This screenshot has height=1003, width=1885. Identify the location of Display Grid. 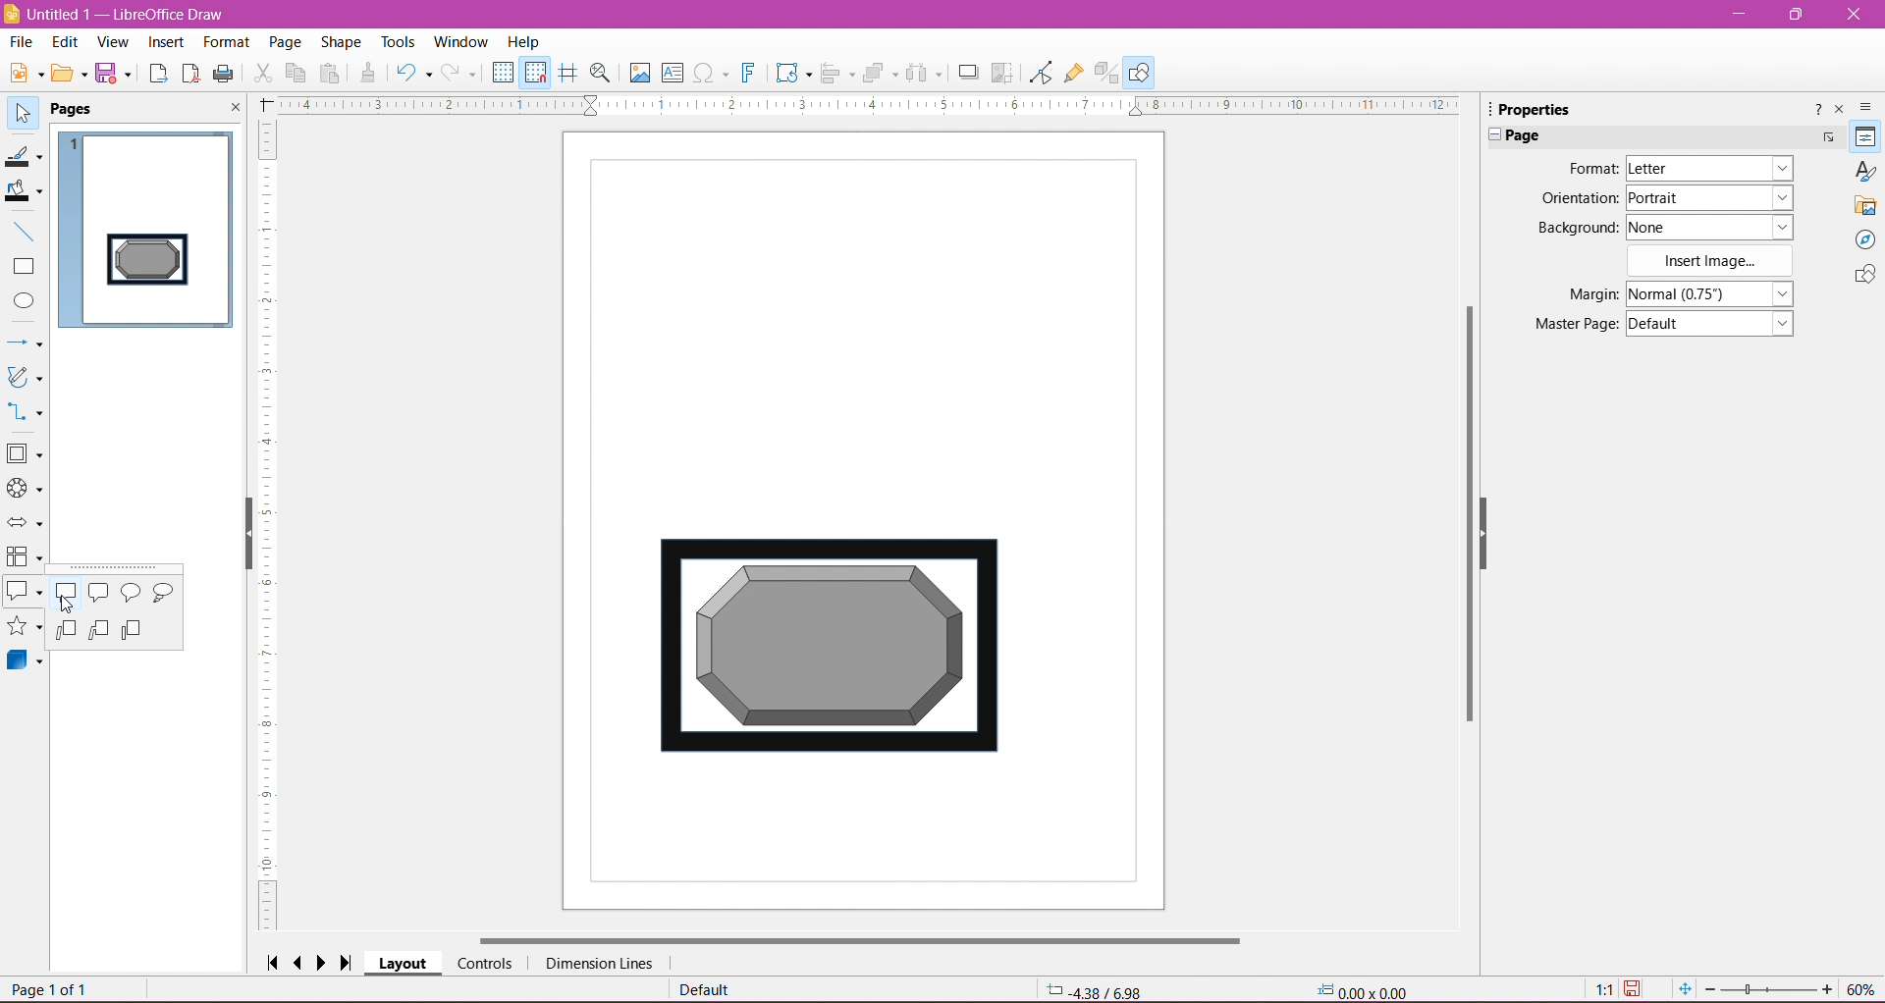
(503, 75).